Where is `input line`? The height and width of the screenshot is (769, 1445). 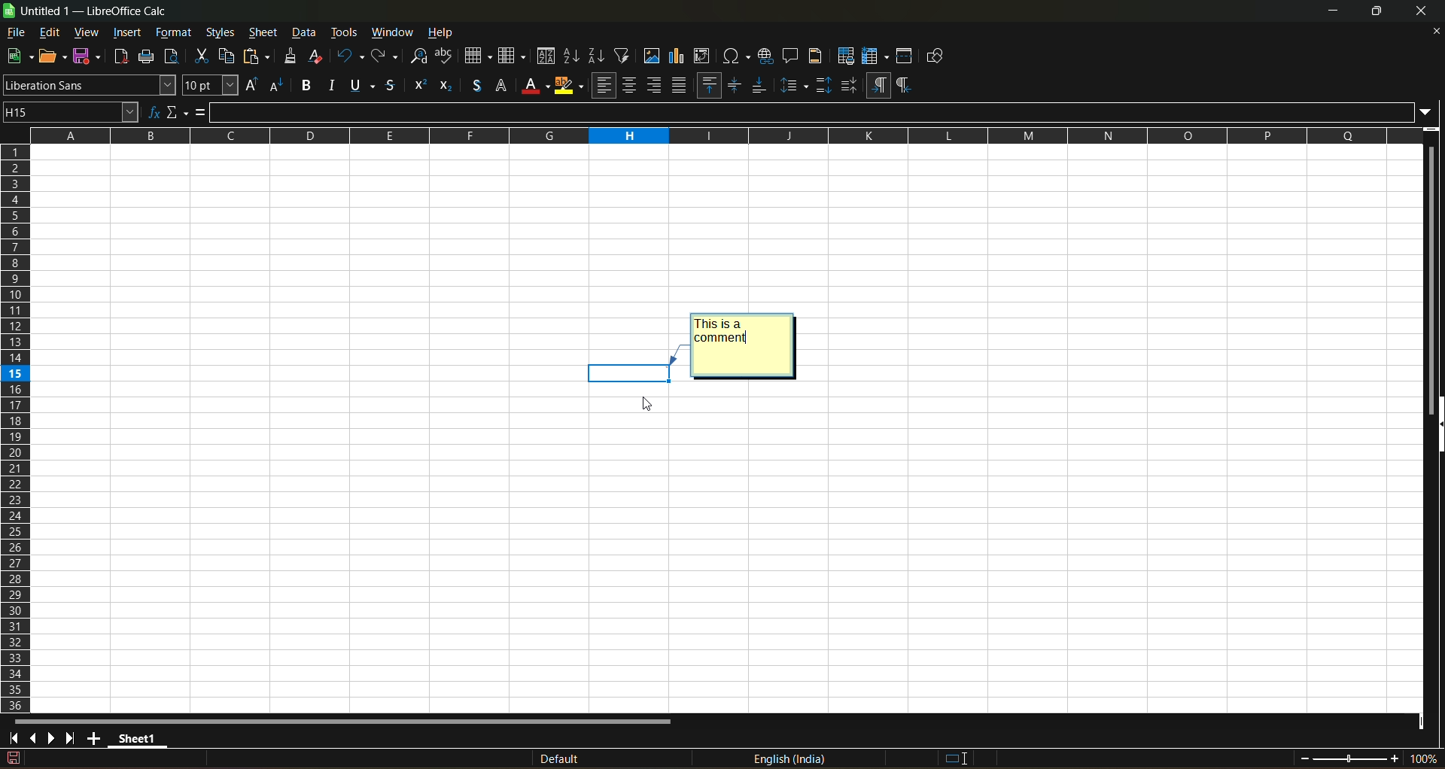
input line is located at coordinates (820, 111).